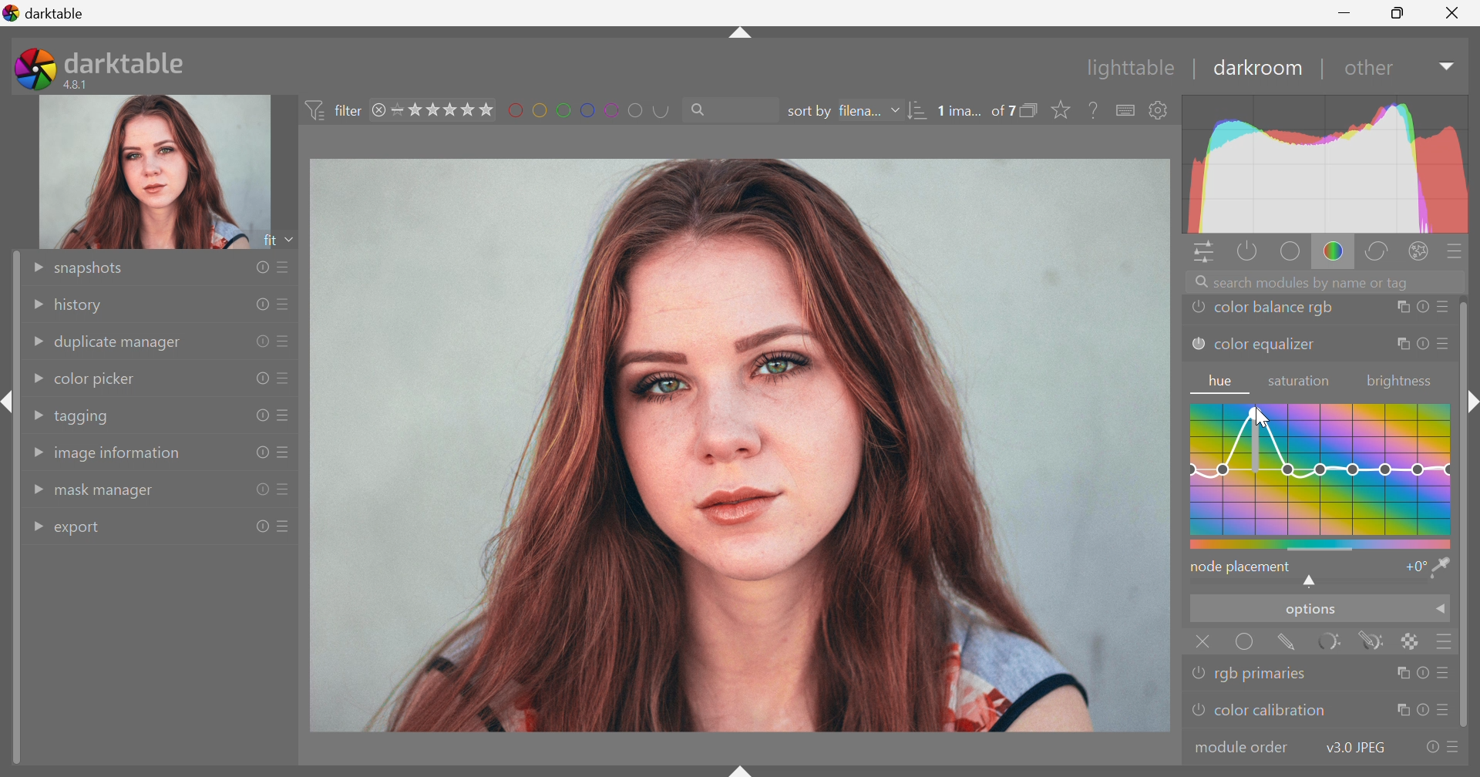  Describe the element at coordinates (1422, 308) in the screenshot. I see `reset` at that location.